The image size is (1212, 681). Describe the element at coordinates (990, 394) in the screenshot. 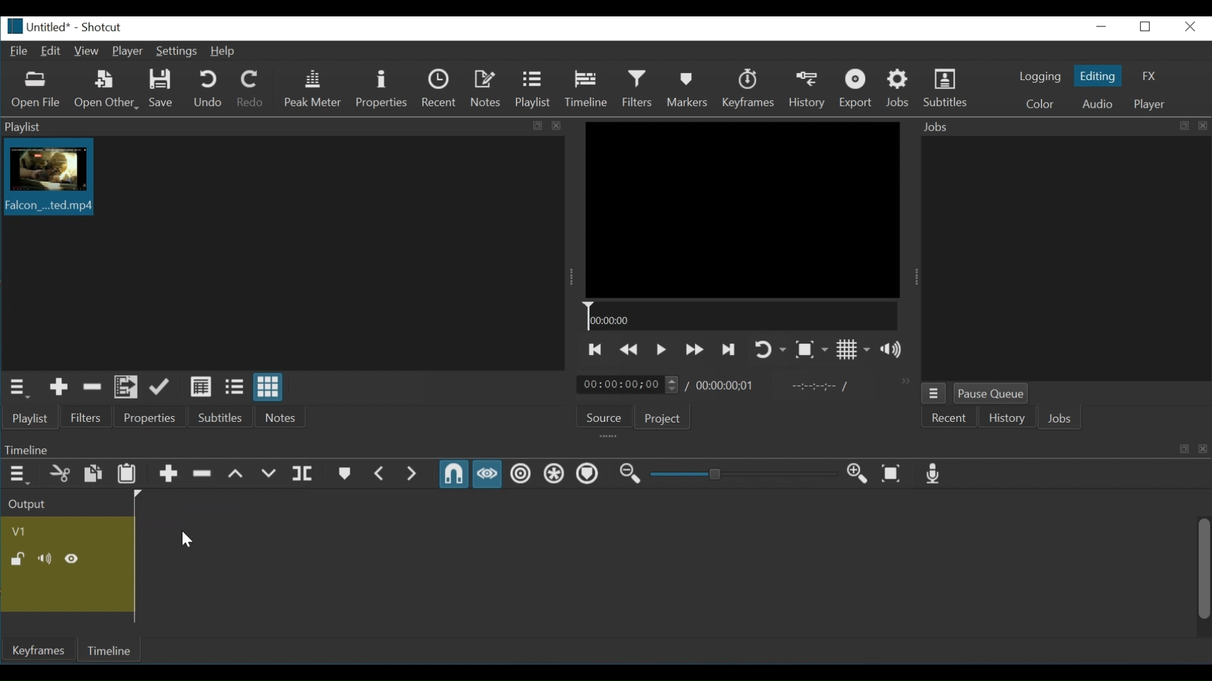

I see `Pause Queue` at that location.